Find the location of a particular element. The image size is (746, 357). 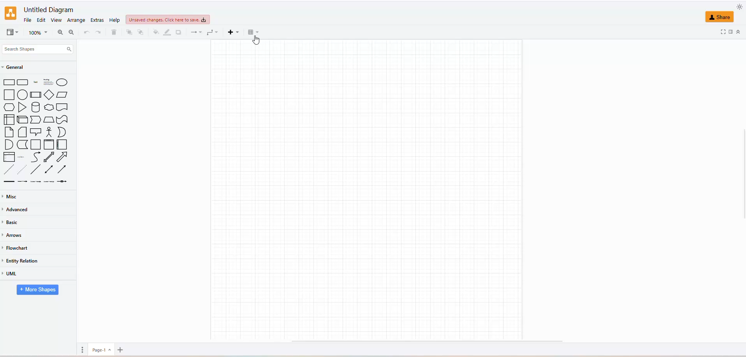

insert is located at coordinates (231, 32).